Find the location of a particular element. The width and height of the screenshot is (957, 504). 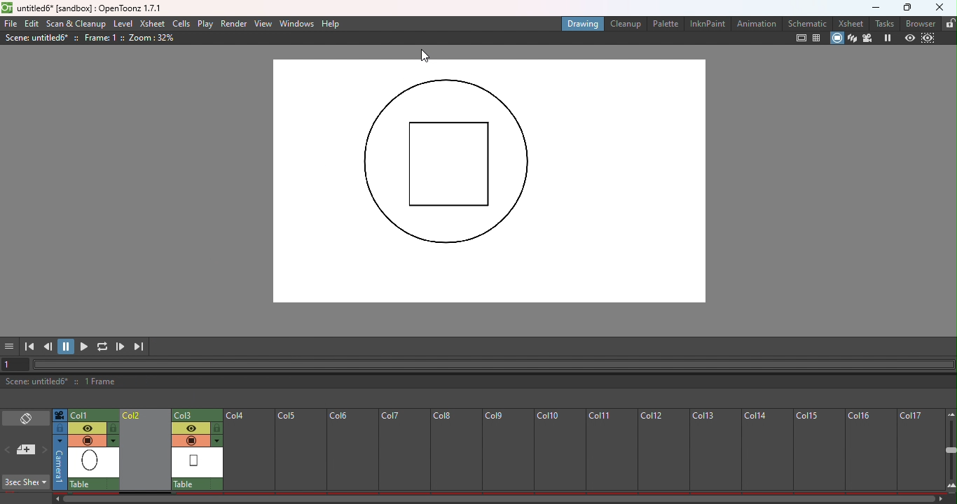

Play is located at coordinates (207, 24).